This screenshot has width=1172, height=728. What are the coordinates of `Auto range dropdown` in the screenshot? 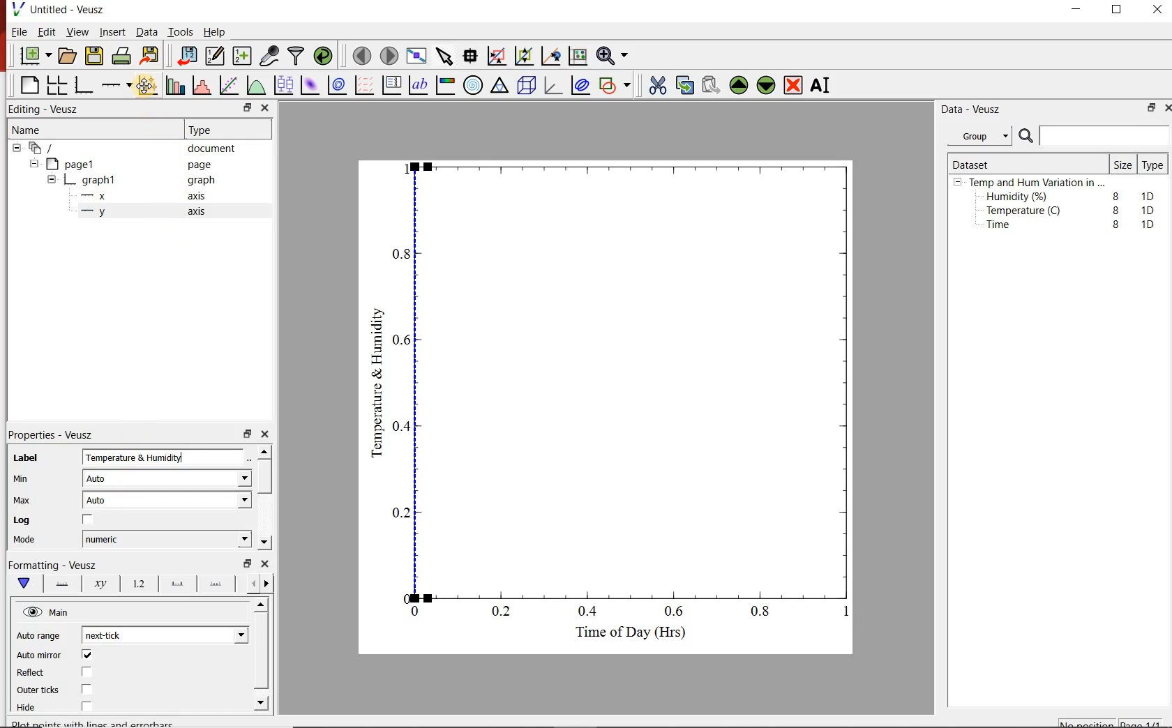 It's located at (220, 633).